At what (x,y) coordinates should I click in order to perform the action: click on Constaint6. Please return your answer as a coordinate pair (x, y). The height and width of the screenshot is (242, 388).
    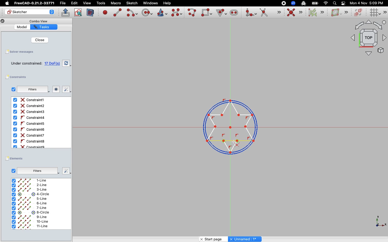
    Looking at the image, I should click on (30, 130).